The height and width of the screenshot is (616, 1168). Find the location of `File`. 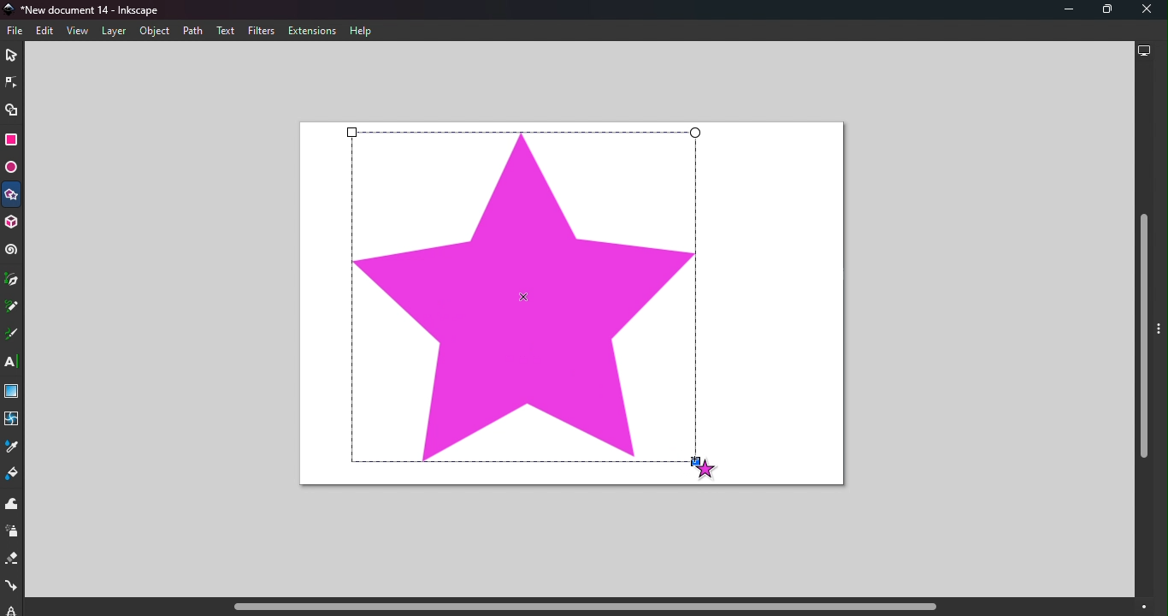

File is located at coordinates (18, 31).